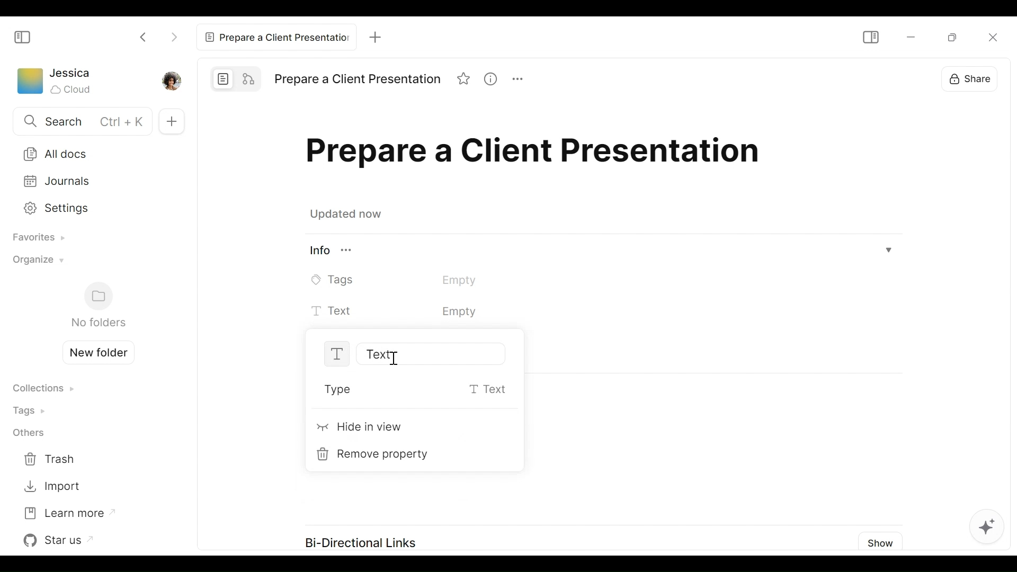  I want to click on Text, so click(396, 354).